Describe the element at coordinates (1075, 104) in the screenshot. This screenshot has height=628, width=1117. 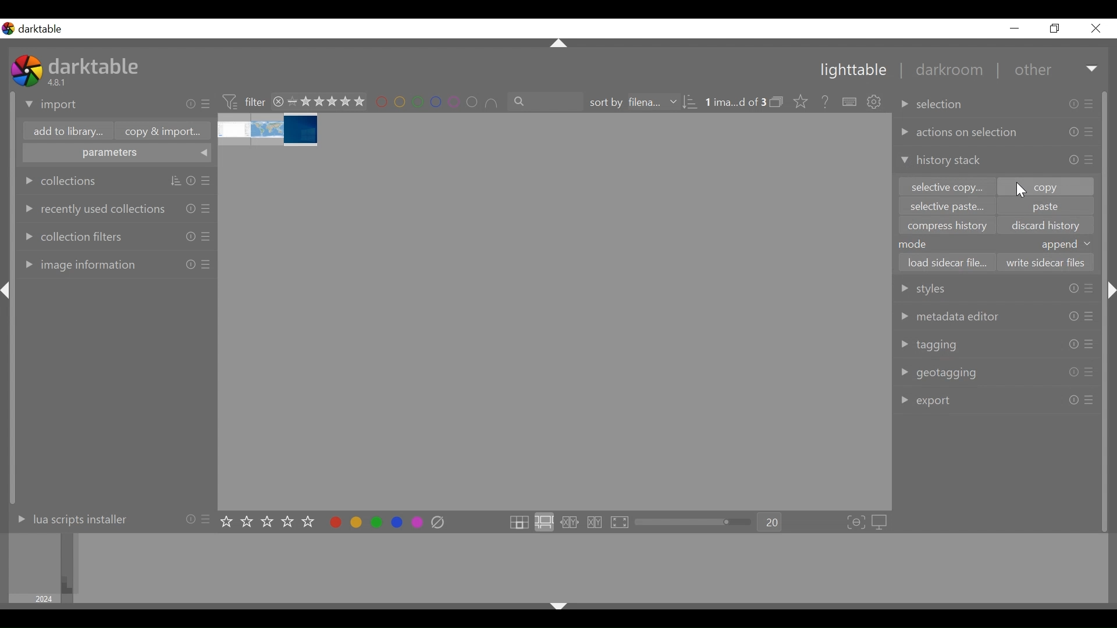
I see `info` at that location.